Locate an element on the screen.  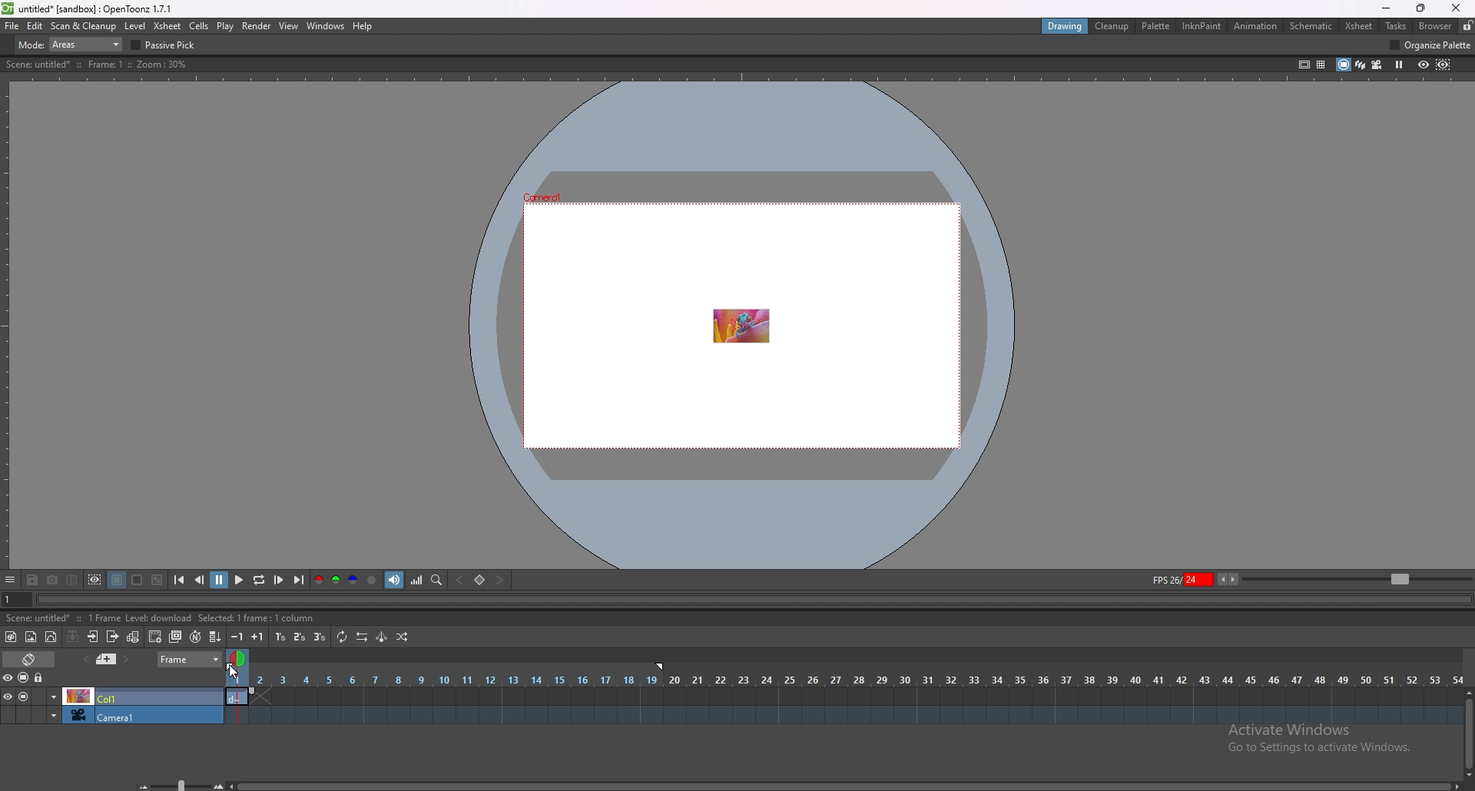
duplicate drawing is located at coordinates (176, 637).